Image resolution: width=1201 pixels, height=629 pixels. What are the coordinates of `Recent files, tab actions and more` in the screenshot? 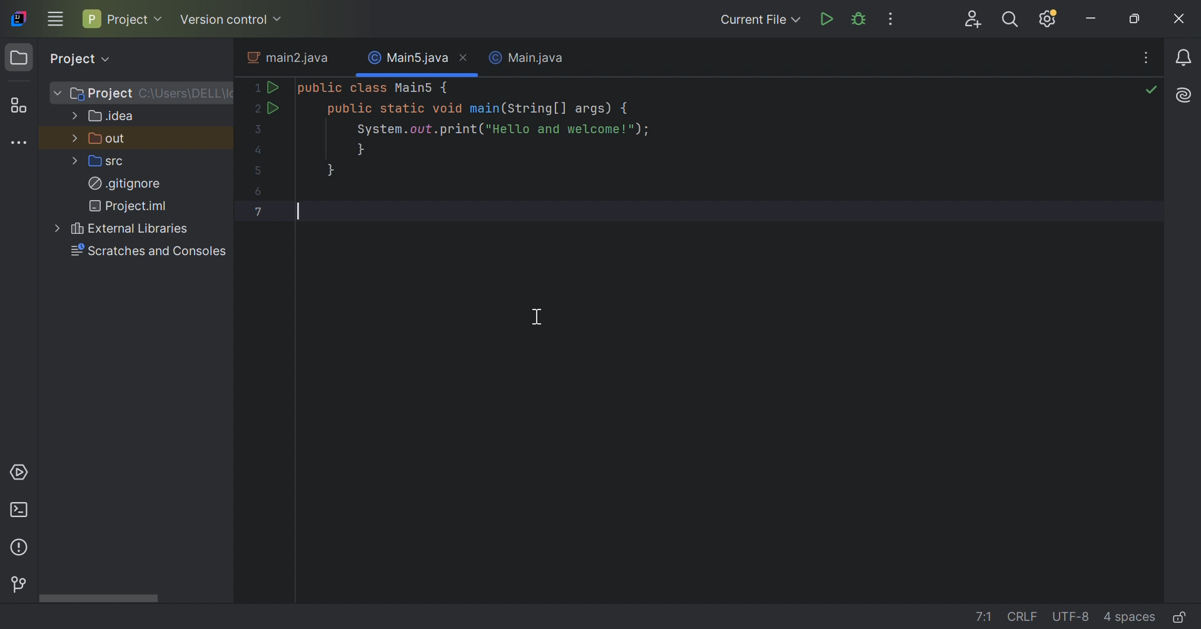 It's located at (1148, 59).